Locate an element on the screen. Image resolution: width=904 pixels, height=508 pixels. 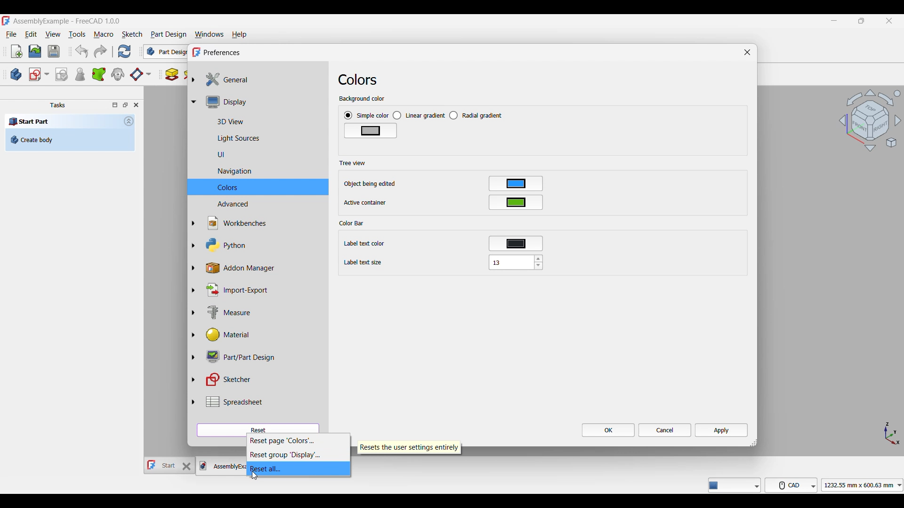
Reset all highlighted is located at coordinates (299, 468).